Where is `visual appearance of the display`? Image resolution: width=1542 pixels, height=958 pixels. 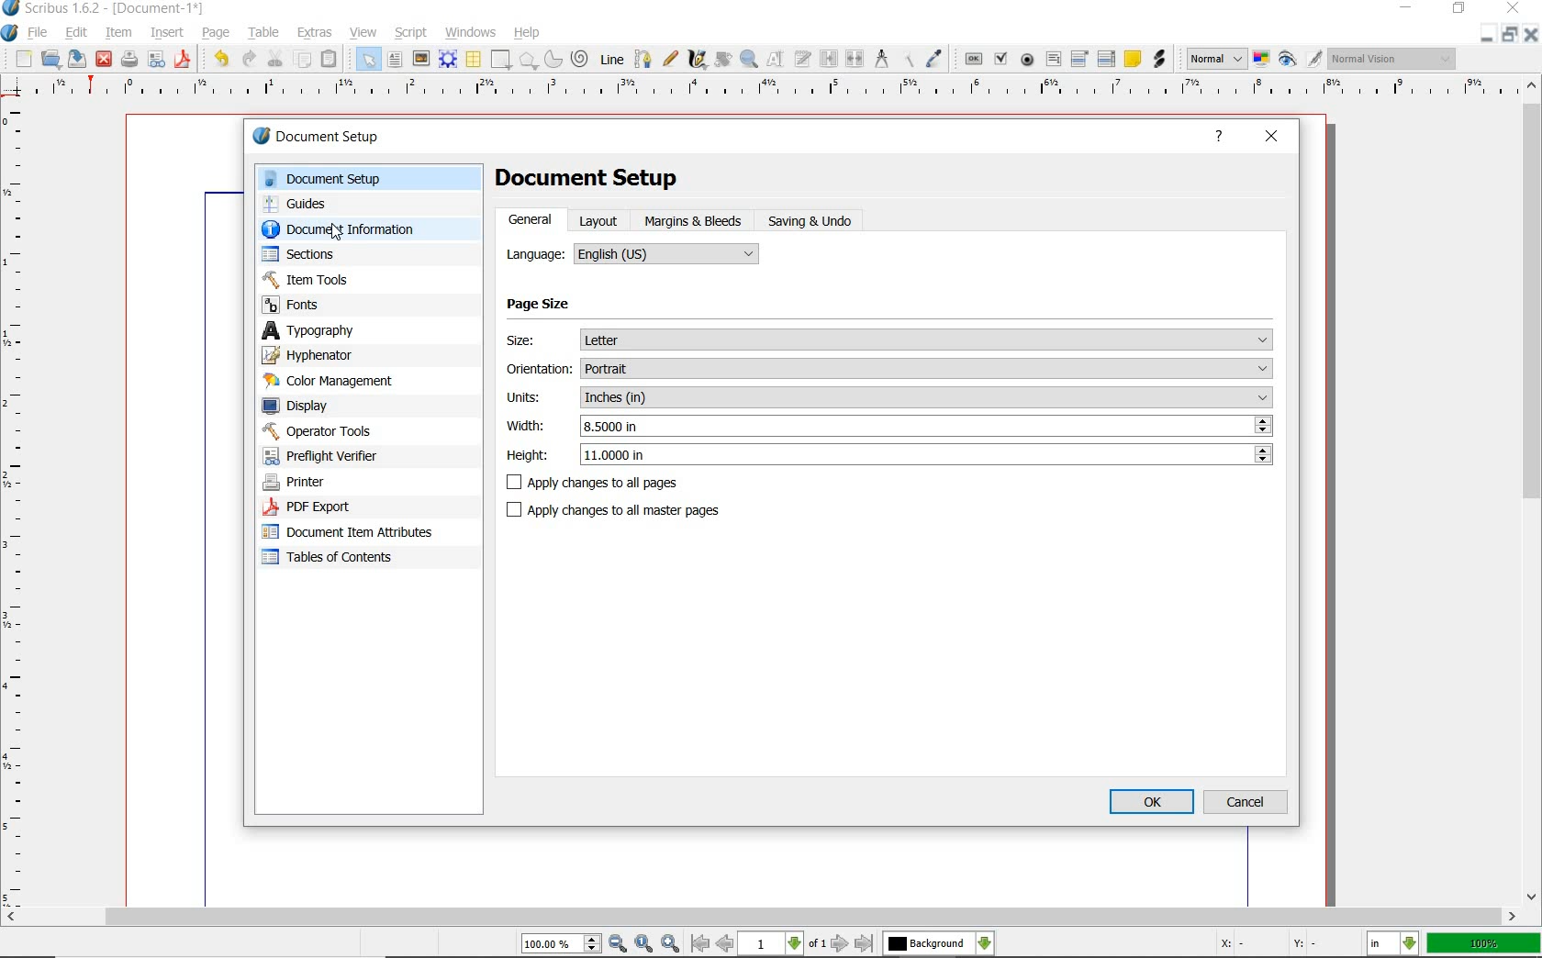
visual appearance of the display is located at coordinates (1393, 58).